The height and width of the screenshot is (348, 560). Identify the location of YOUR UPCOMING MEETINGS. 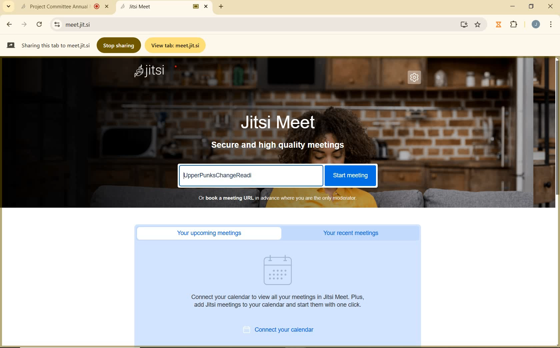
(211, 233).